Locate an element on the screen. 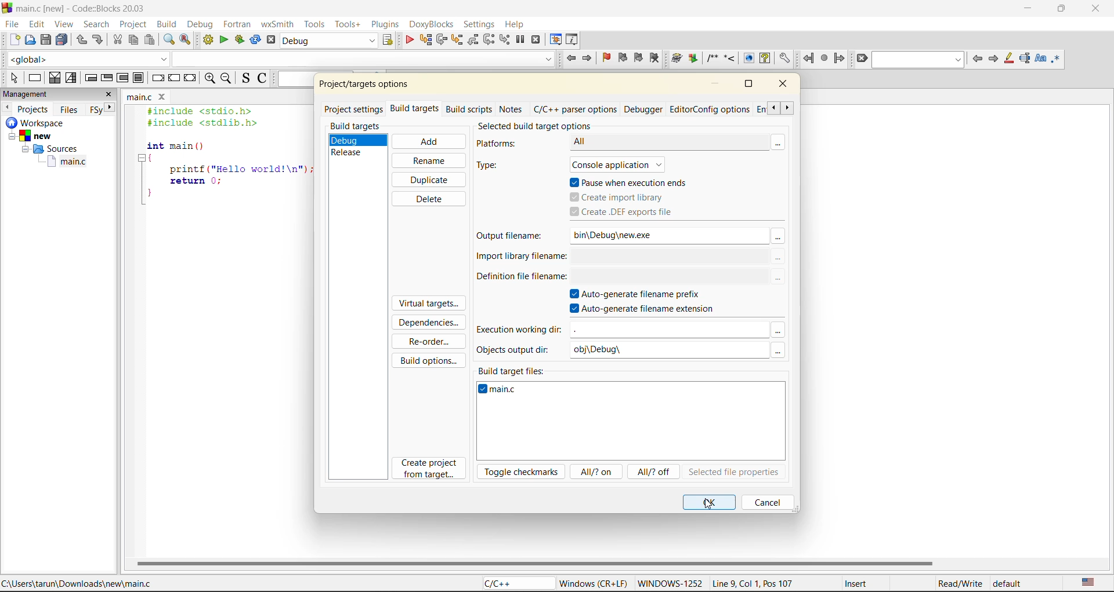  foxtran is located at coordinates (237, 26).